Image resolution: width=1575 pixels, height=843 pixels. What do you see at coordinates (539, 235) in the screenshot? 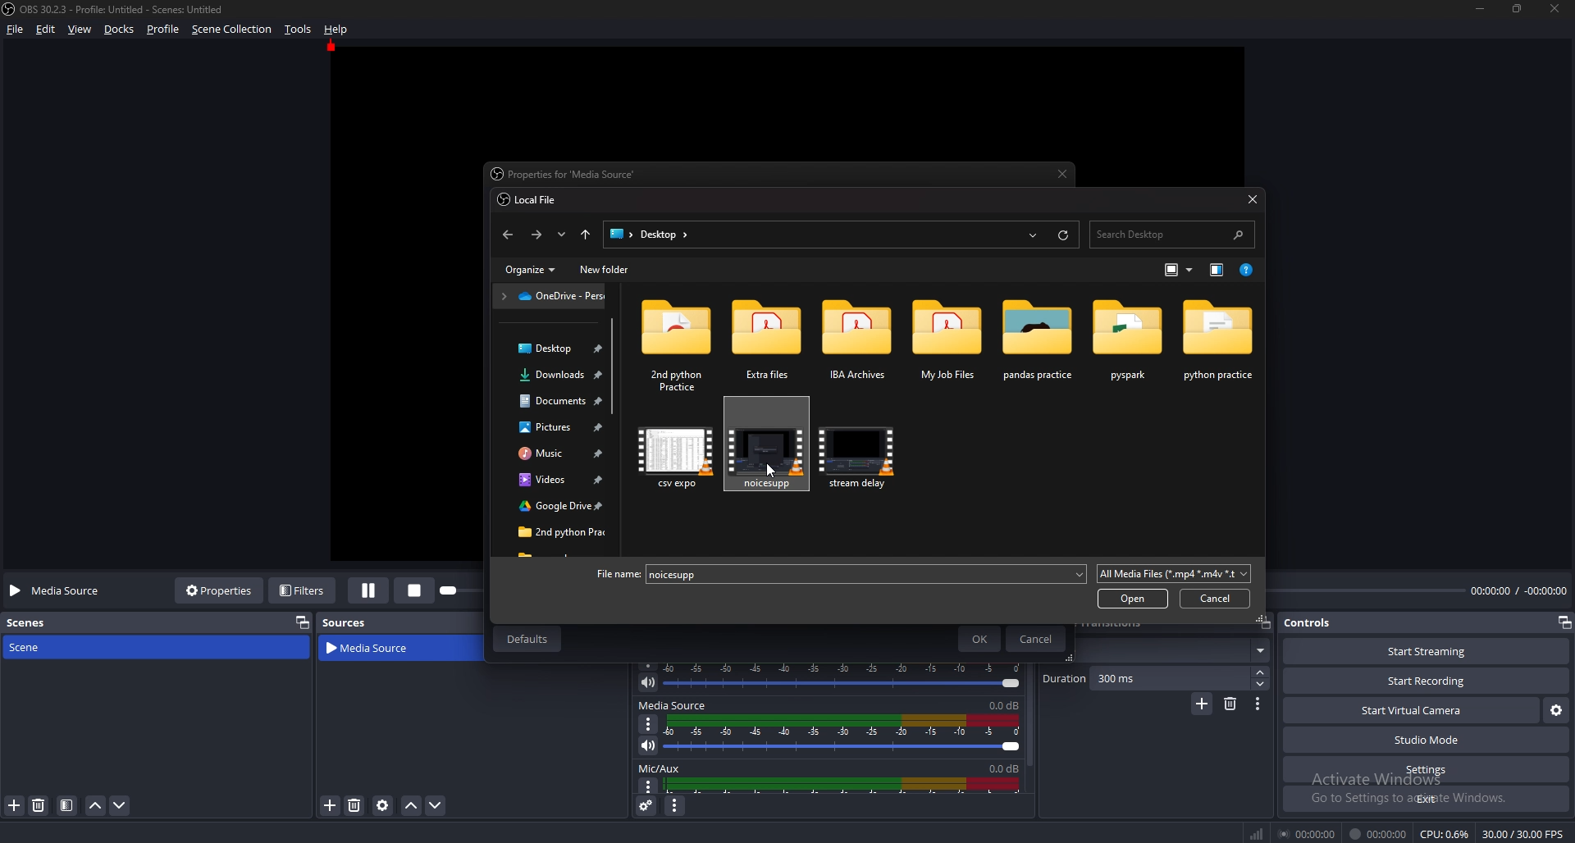
I see `forward` at bounding box center [539, 235].